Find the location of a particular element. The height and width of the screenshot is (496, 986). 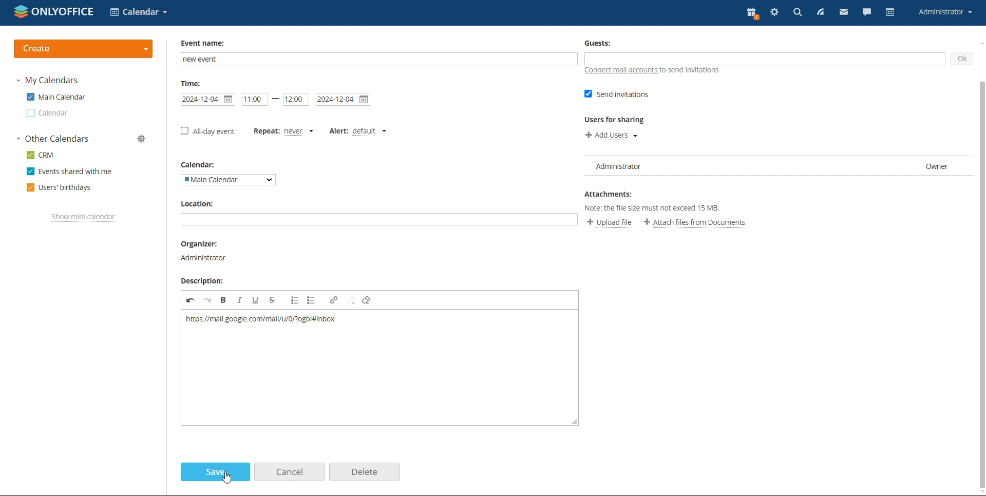

settings is located at coordinates (773, 13).